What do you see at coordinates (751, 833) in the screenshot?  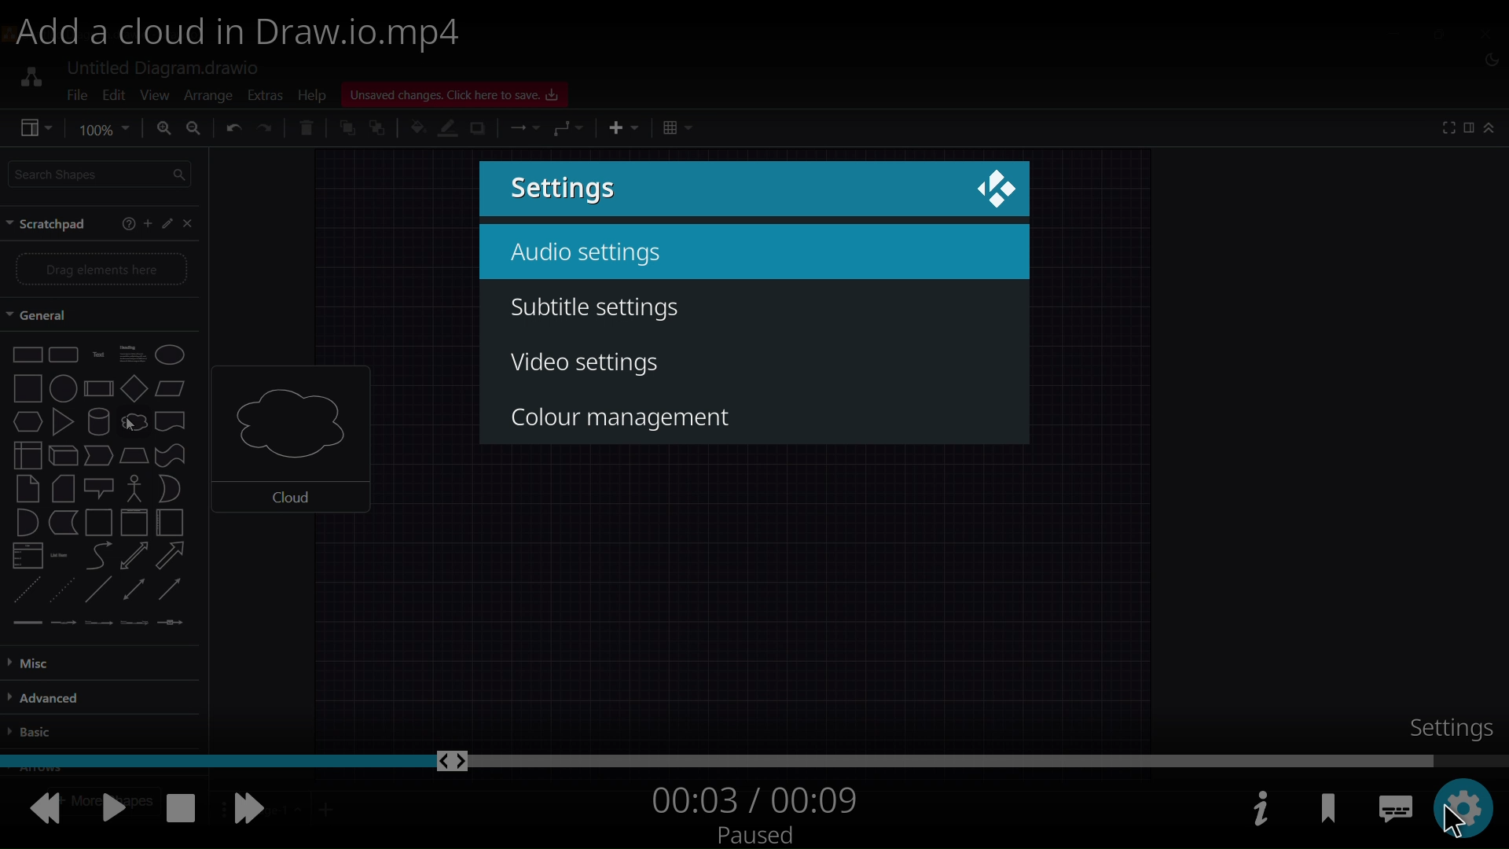 I see `paused` at bounding box center [751, 833].